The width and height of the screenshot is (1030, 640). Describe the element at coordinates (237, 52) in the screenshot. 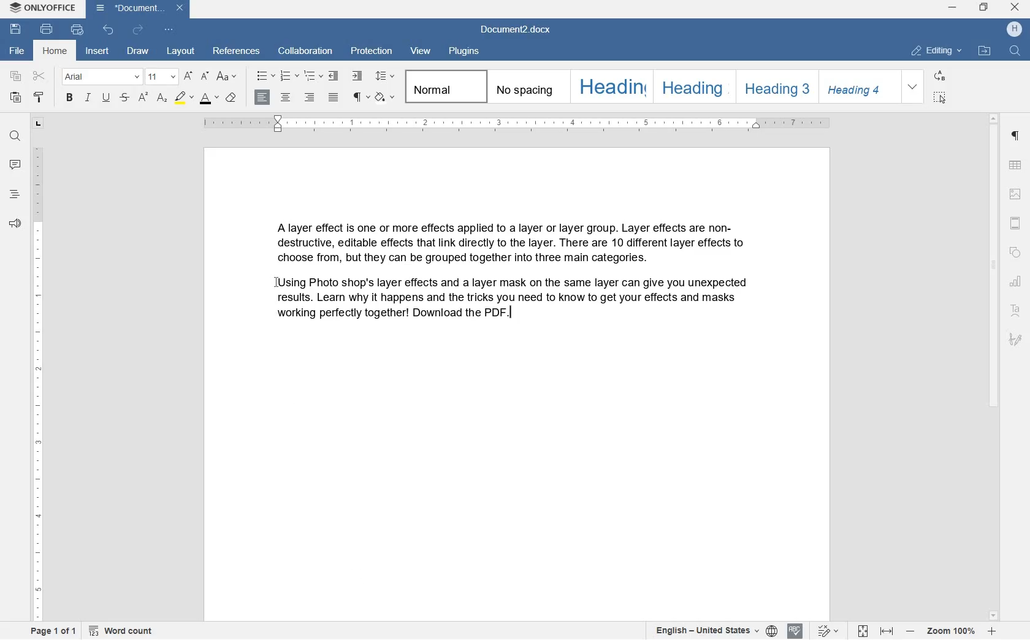

I see `REFERENCES` at that location.